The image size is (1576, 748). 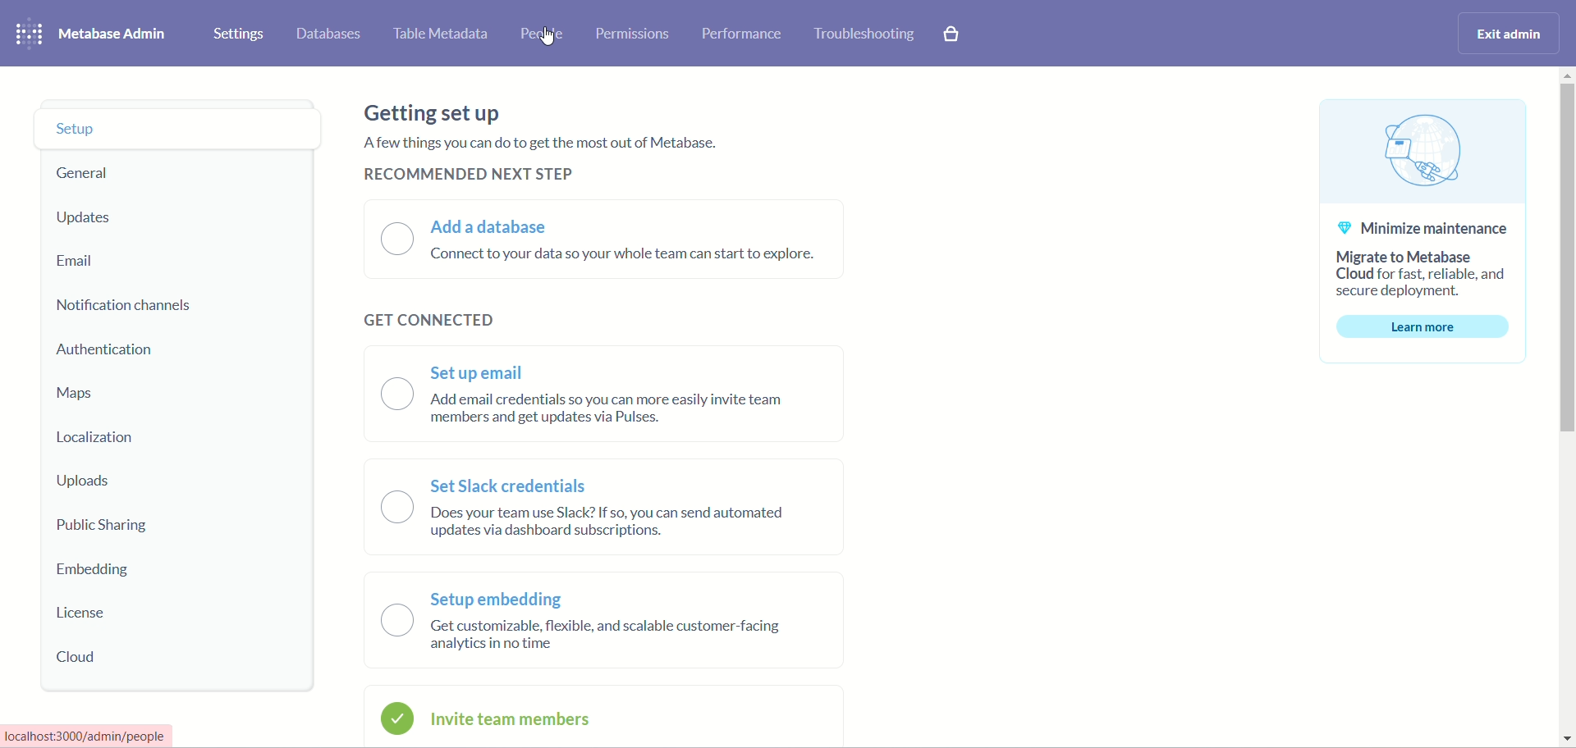 What do you see at coordinates (85, 219) in the screenshot?
I see `updates` at bounding box center [85, 219].